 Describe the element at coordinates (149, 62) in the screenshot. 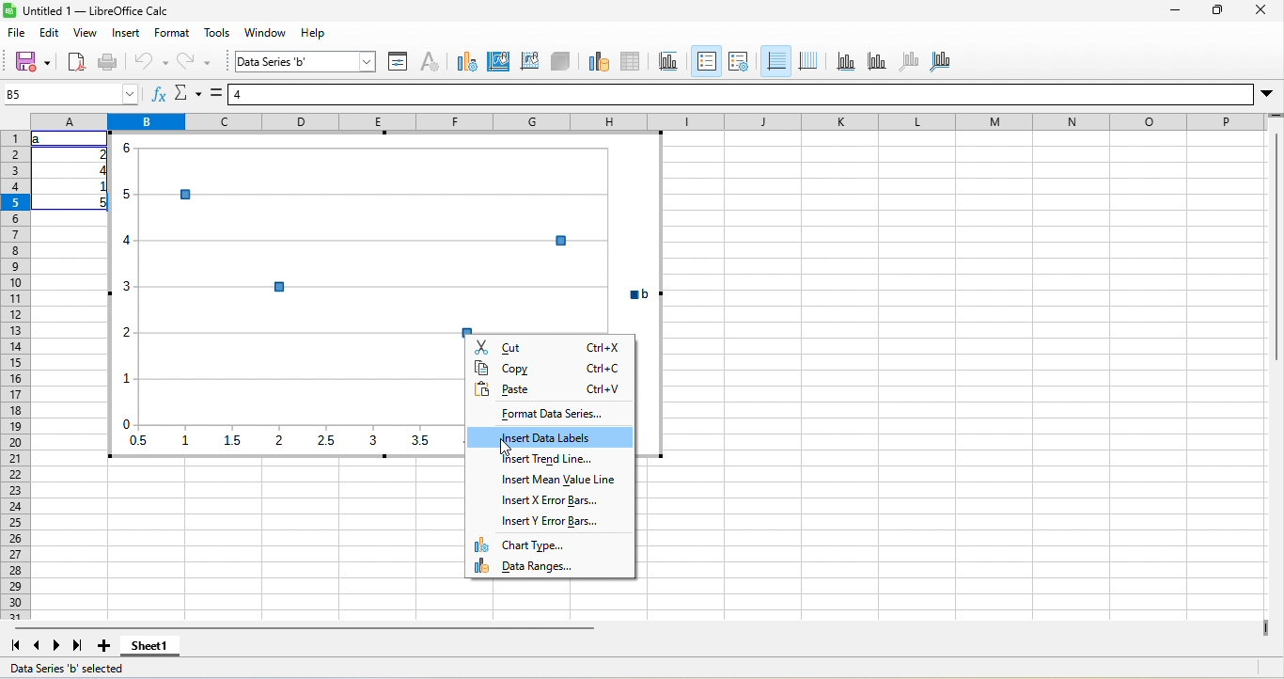

I see `undo` at that location.